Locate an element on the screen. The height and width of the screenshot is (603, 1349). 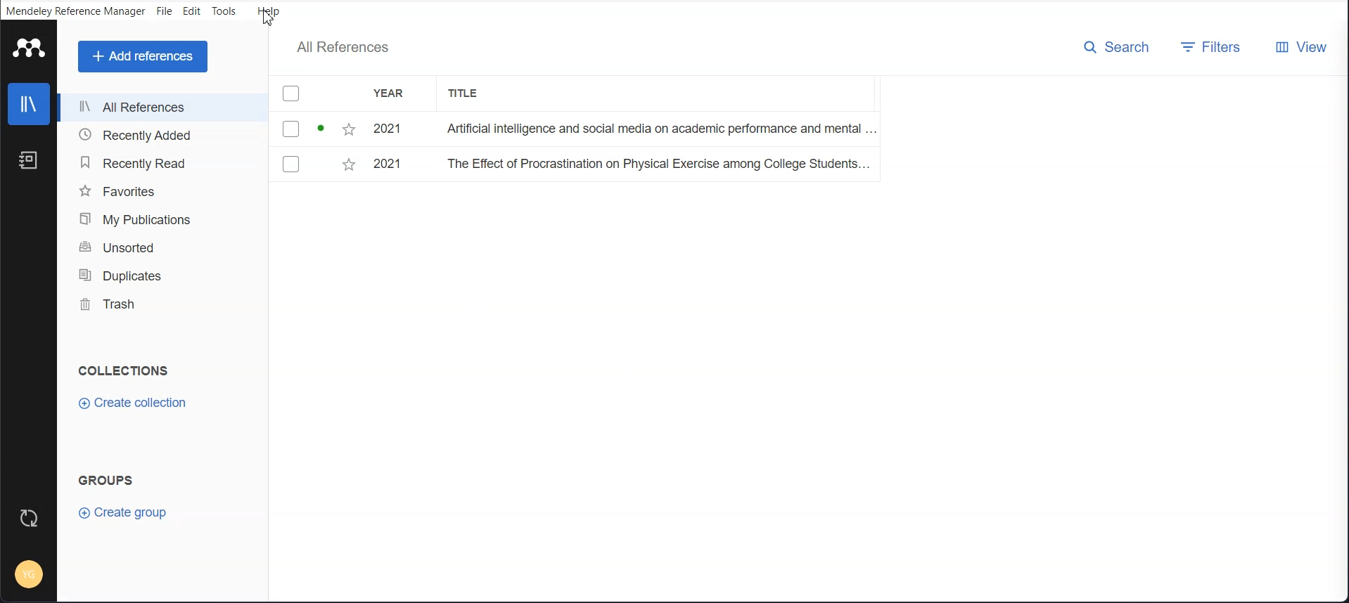
Checkmarks is located at coordinates (291, 94).